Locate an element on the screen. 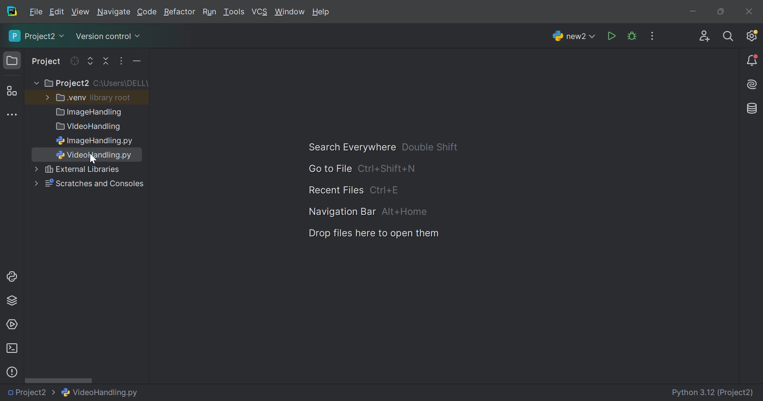 The width and height of the screenshot is (763, 401). Dop files here to open them is located at coordinates (371, 234).